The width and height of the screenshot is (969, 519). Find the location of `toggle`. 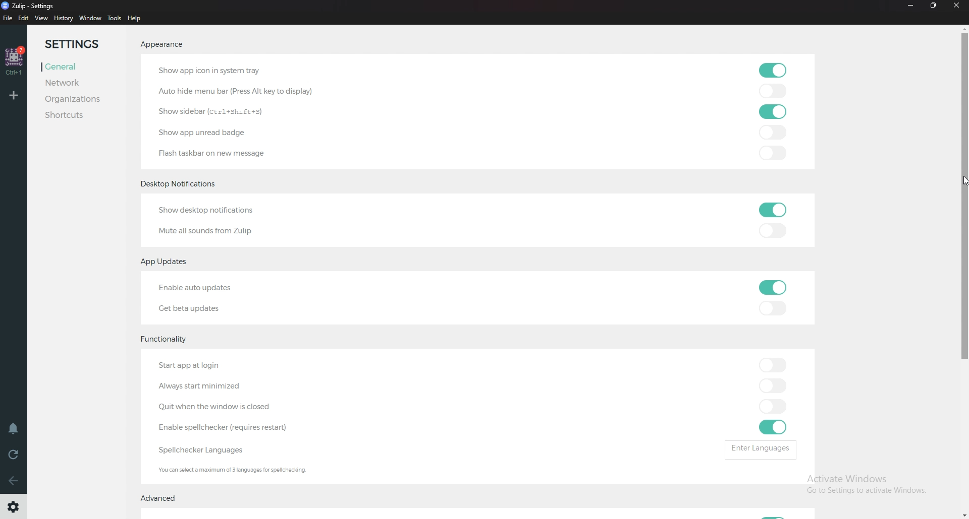

toggle is located at coordinates (774, 152).